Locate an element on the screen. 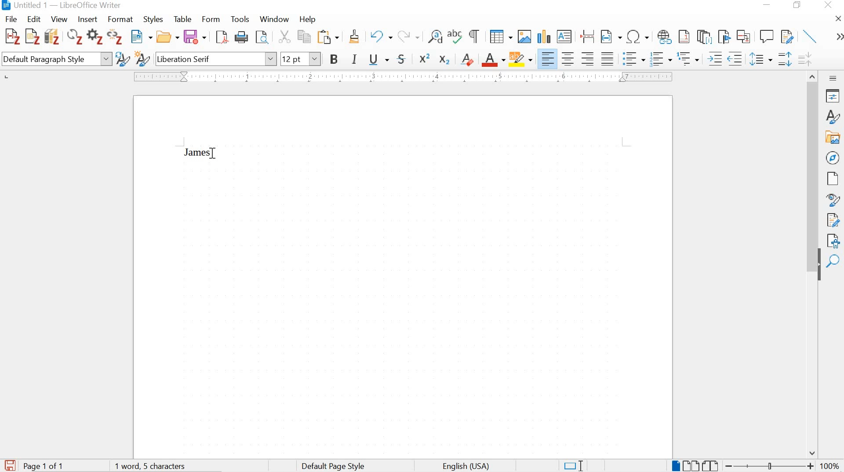 The image size is (844, 472). character highlighting color is located at coordinates (521, 58).